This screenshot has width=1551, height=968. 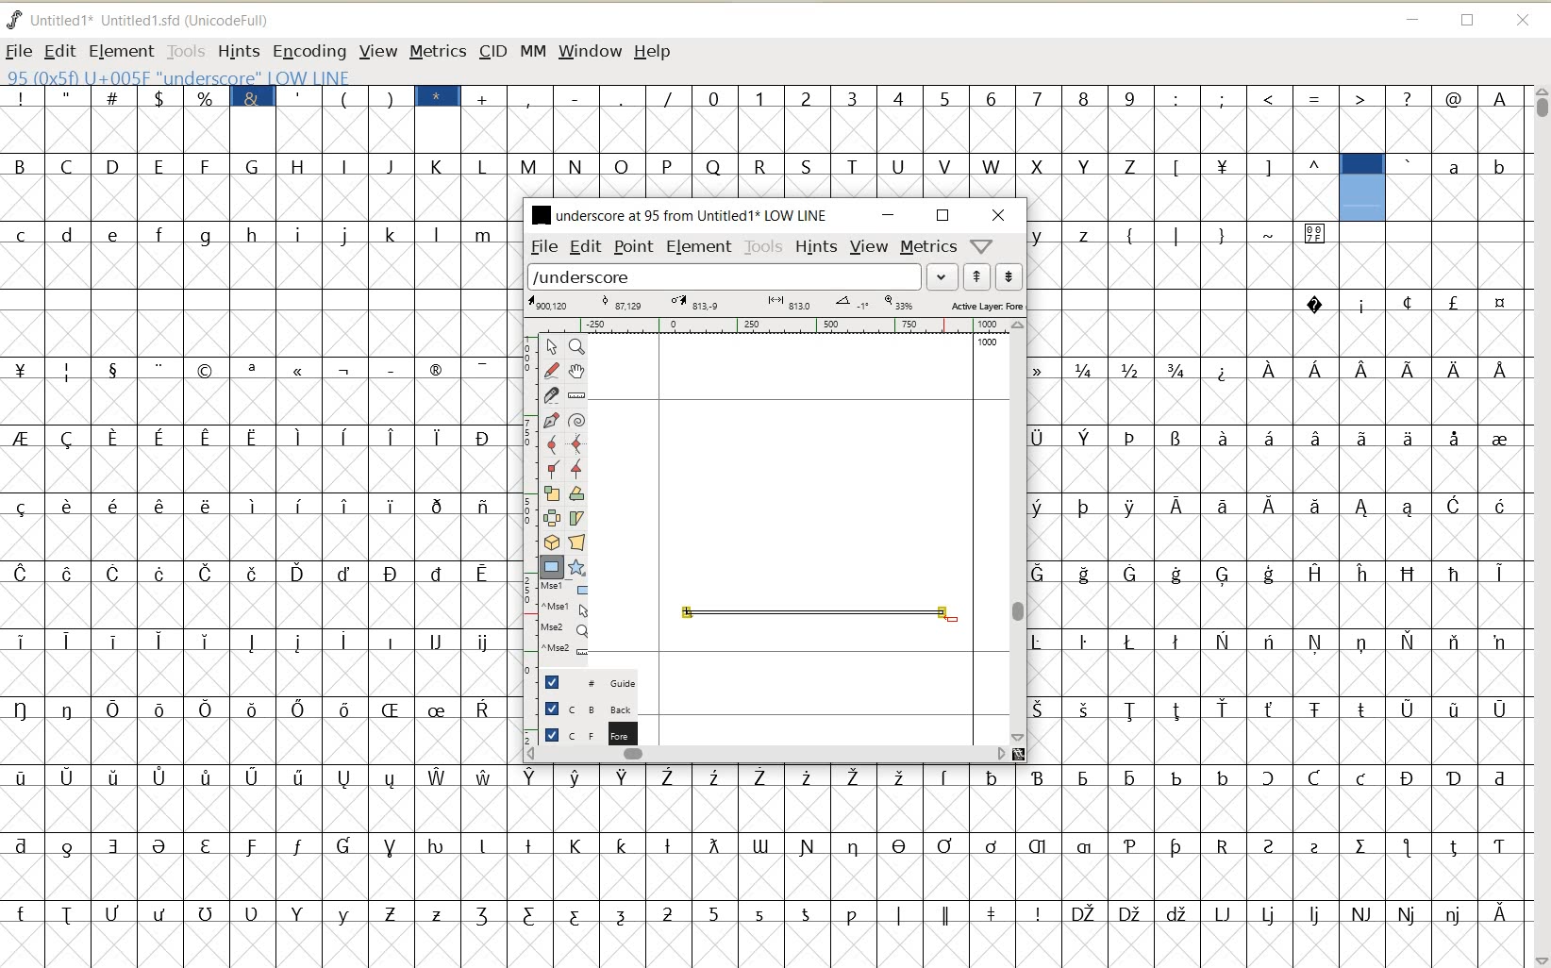 What do you see at coordinates (816, 246) in the screenshot?
I see `HINTS` at bounding box center [816, 246].